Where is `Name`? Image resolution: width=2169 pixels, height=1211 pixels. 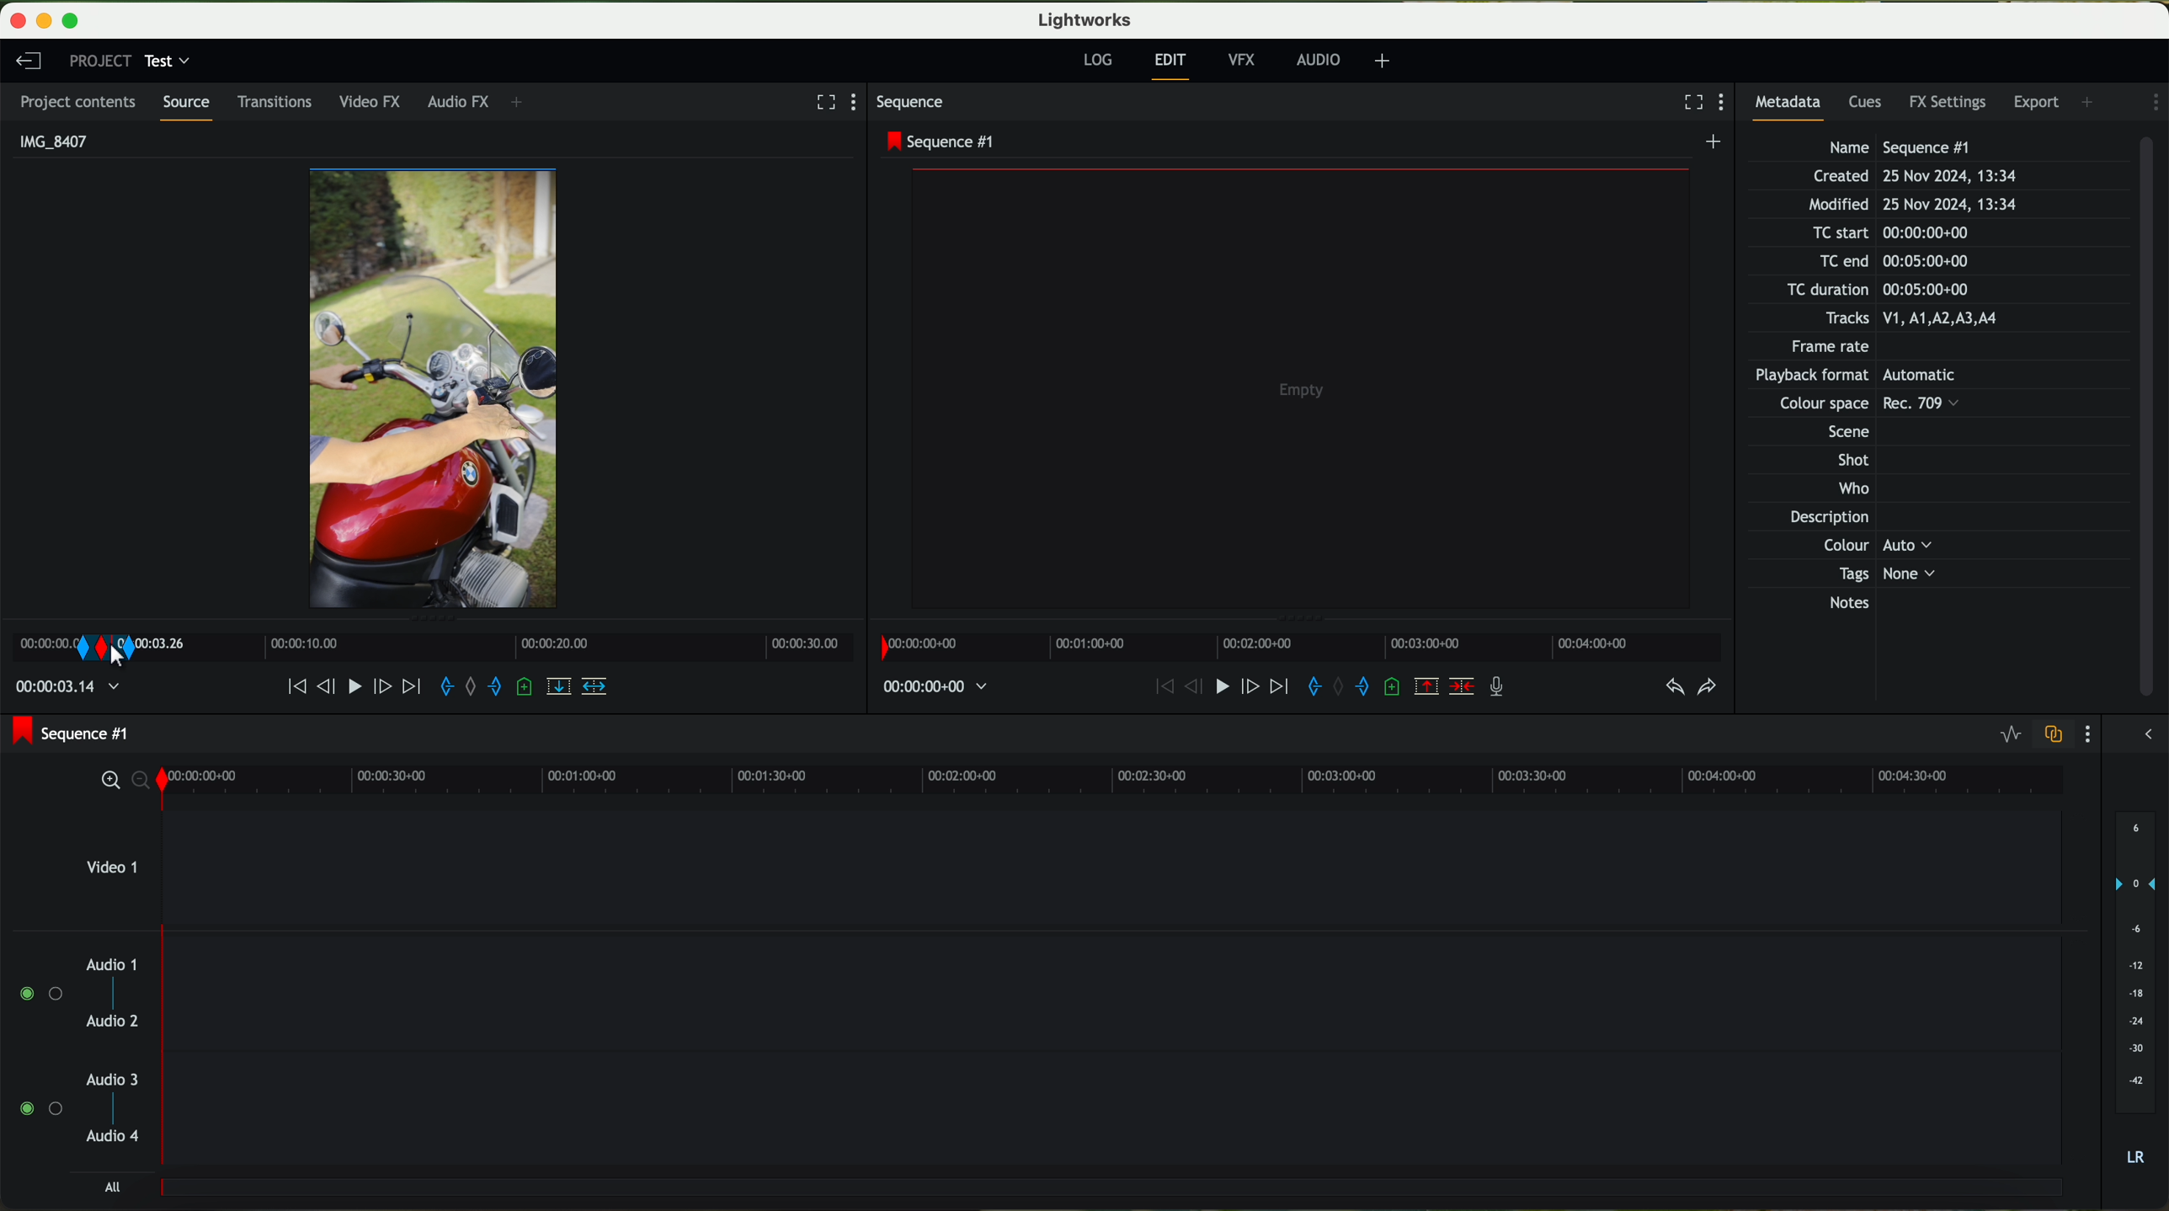 Name is located at coordinates (1904, 147).